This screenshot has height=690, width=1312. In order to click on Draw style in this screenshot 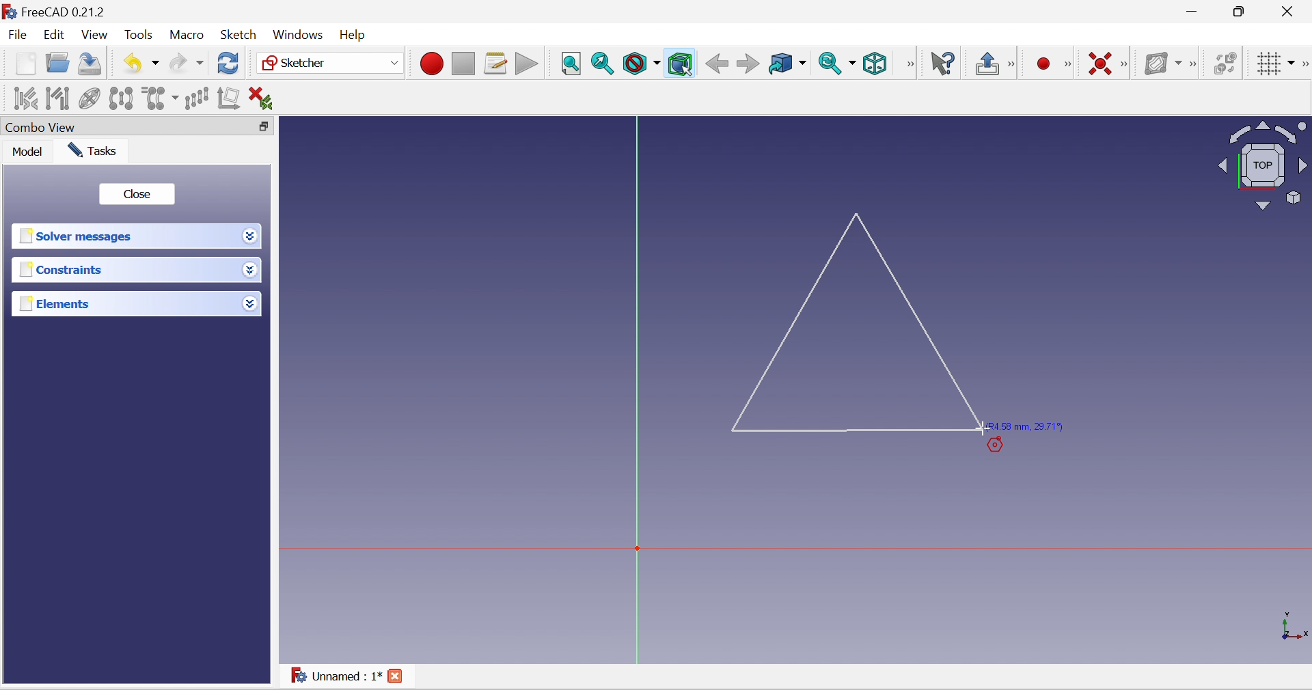, I will do `click(640, 64)`.